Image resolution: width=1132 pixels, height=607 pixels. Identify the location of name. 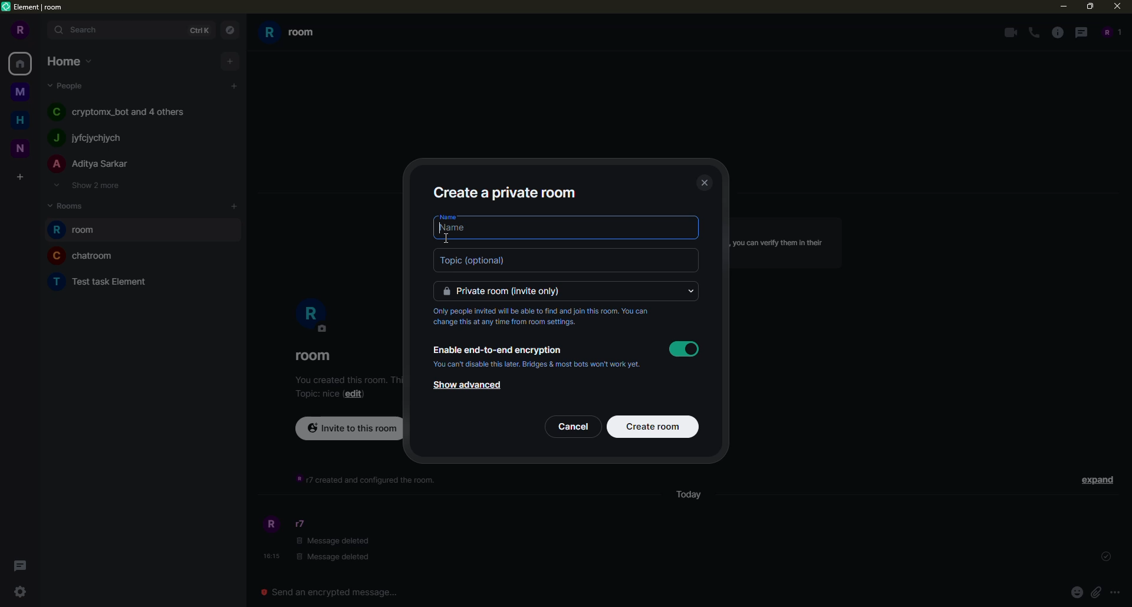
(568, 232).